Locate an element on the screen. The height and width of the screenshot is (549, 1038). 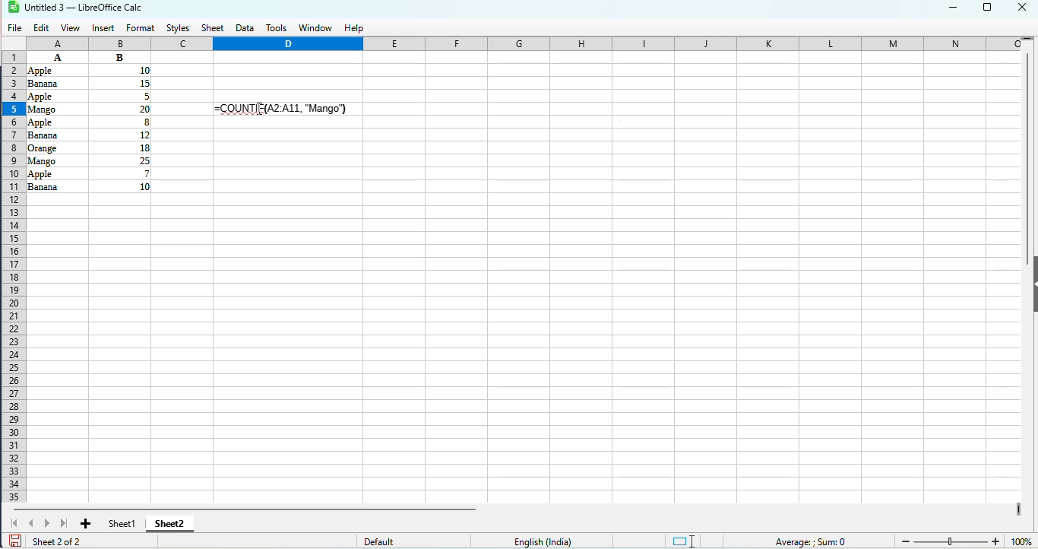
scroll to previous sheet is located at coordinates (31, 524).